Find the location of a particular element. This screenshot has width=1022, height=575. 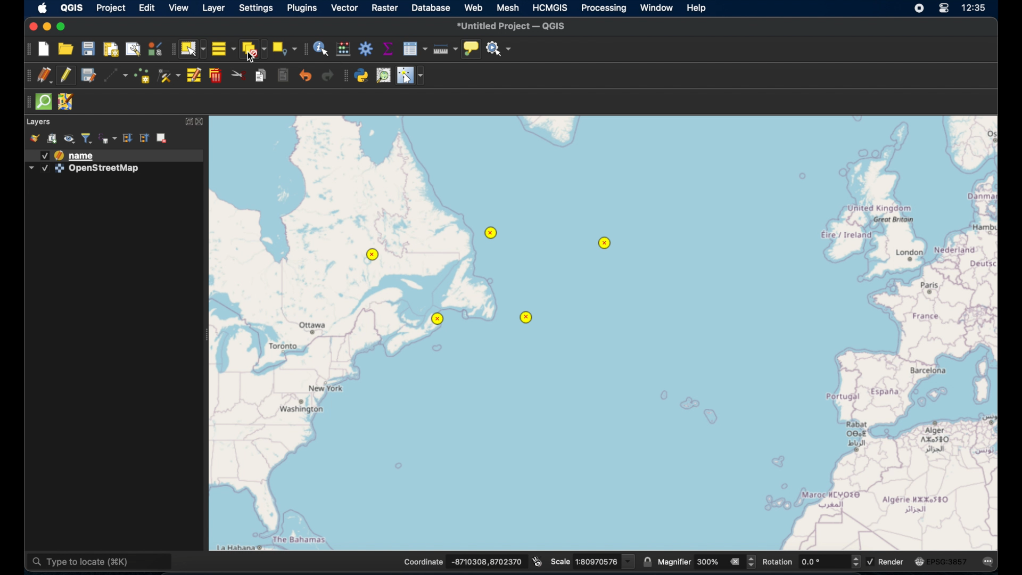

redo is located at coordinates (328, 76).